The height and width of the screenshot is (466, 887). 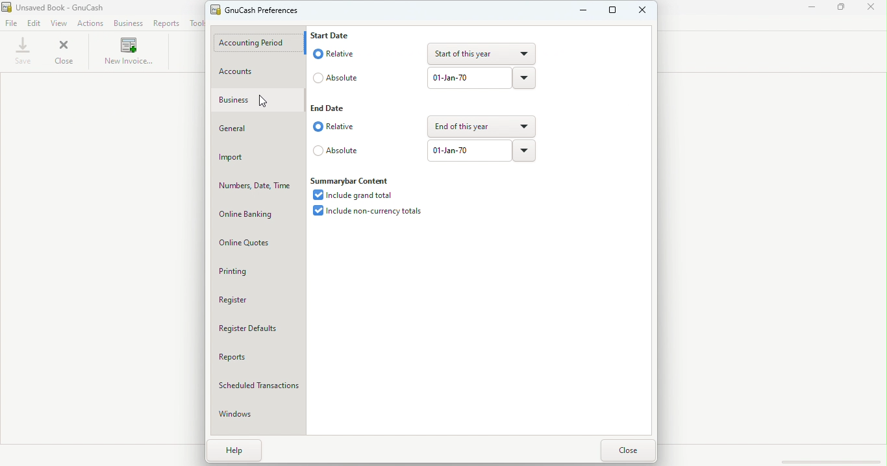 What do you see at coordinates (645, 14) in the screenshot?
I see `Close` at bounding box center [645, 14].